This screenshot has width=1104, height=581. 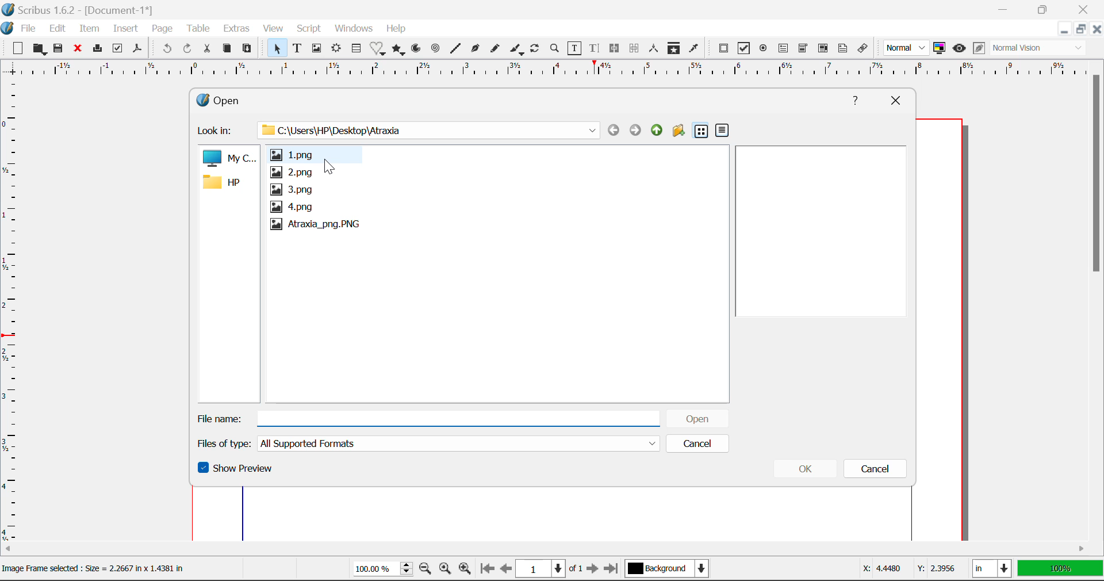 I want to click on Link Annotation, so click(x=863, y=49).